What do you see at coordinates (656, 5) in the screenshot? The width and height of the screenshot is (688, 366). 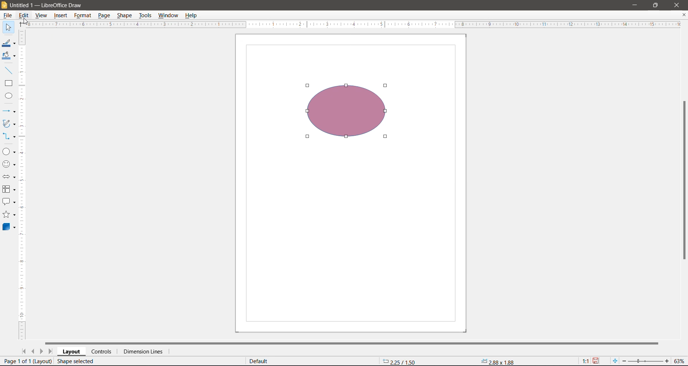 I see `Restore Down` at bounding box center [656, 5].